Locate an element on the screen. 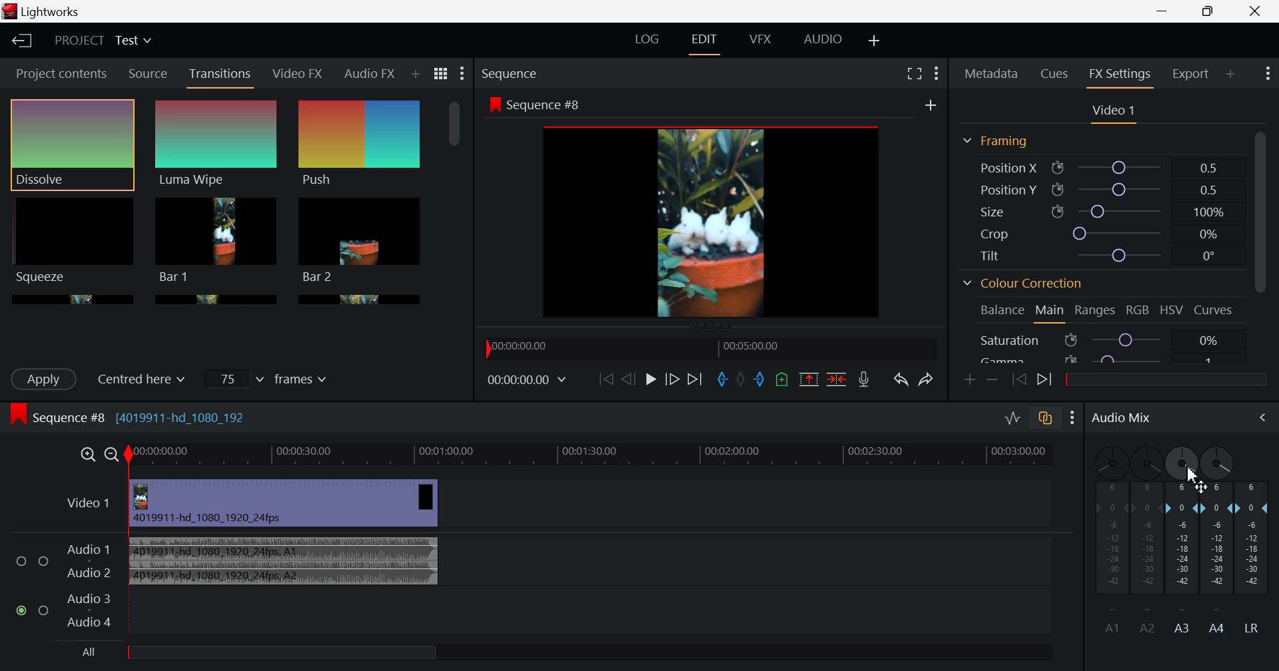 The height and width of the screenshot is (671, 1279). Add Layout is located at coordinates (873, 40).